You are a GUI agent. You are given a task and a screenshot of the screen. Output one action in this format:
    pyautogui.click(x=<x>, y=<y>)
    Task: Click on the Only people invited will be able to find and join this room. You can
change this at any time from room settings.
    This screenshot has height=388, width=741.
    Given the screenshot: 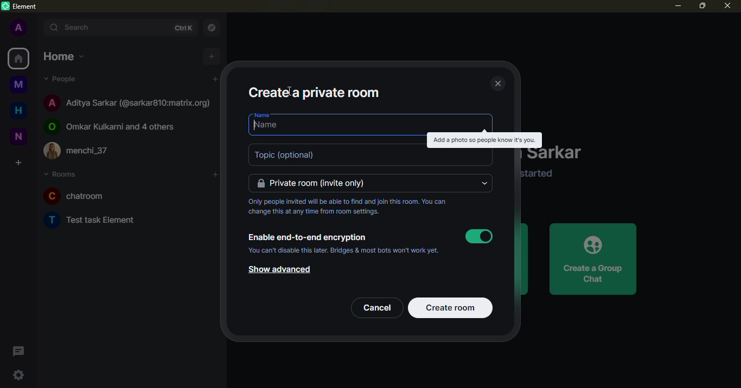 What is the action you would take?
    pyautogui.click(x=348, y=205)
    